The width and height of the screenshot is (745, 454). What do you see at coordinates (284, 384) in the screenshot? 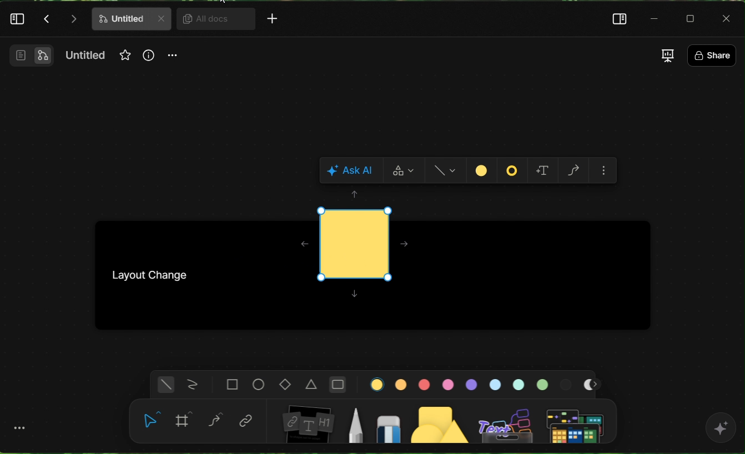
I see `diamond` at bounding box center [284, 384].